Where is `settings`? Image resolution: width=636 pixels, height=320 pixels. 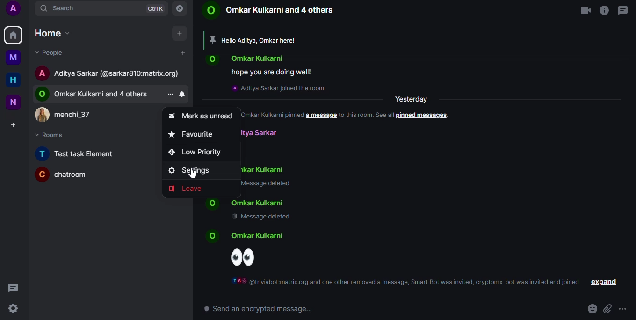 settings is located at coordinates (194, 171).